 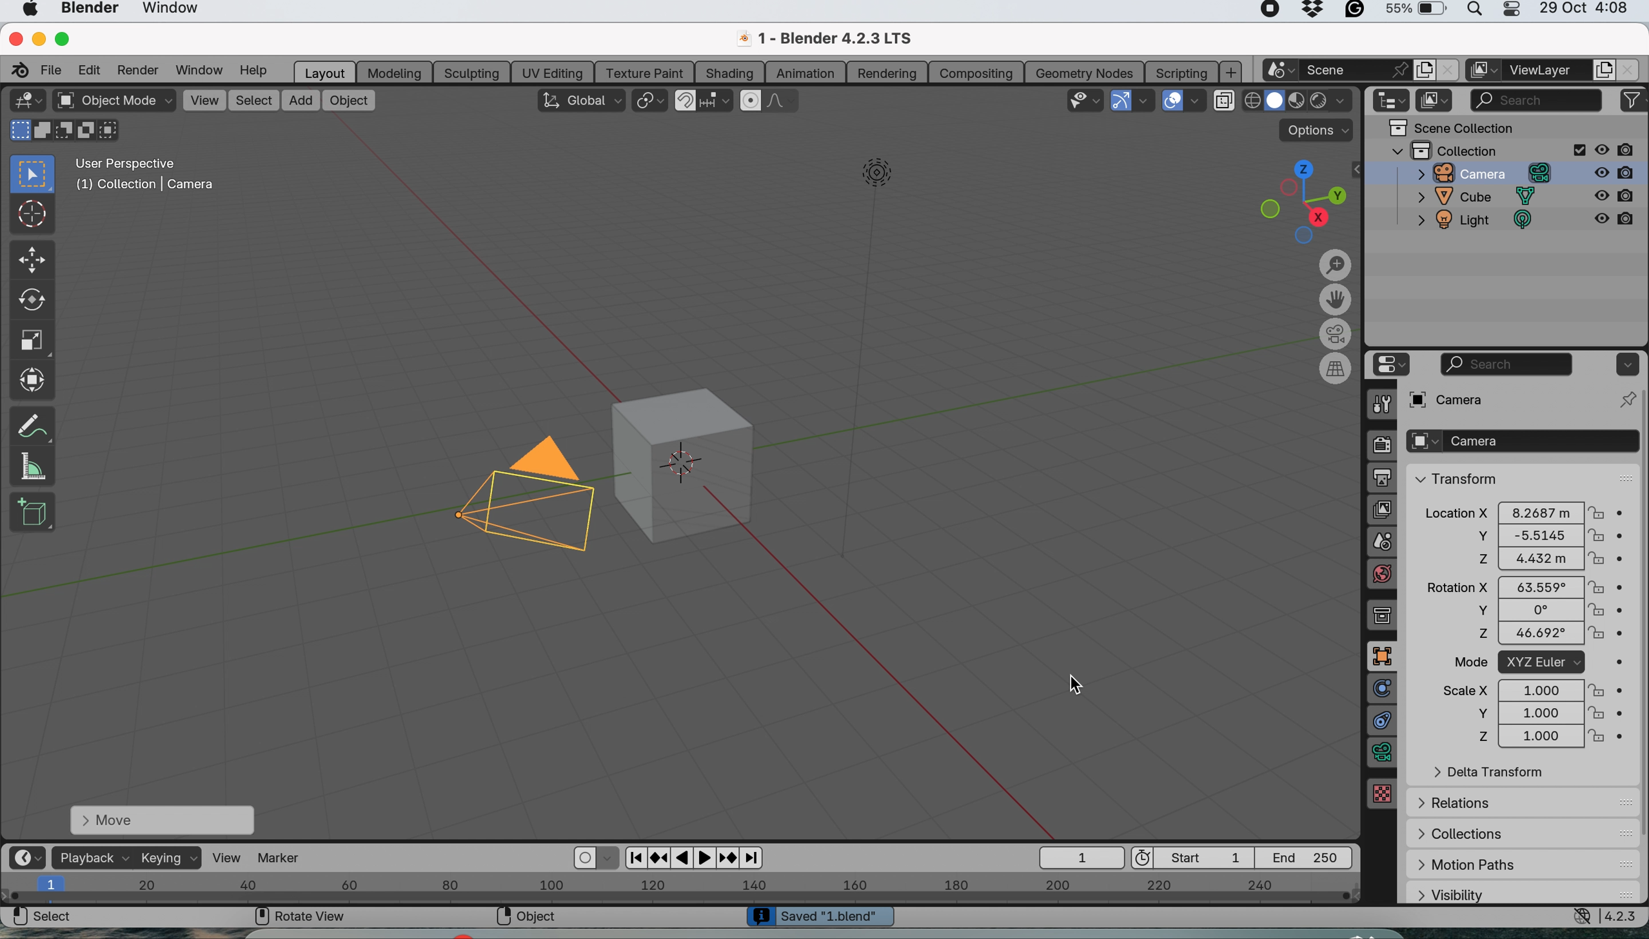 I want to click on editor type, so click(x=26, y=100).